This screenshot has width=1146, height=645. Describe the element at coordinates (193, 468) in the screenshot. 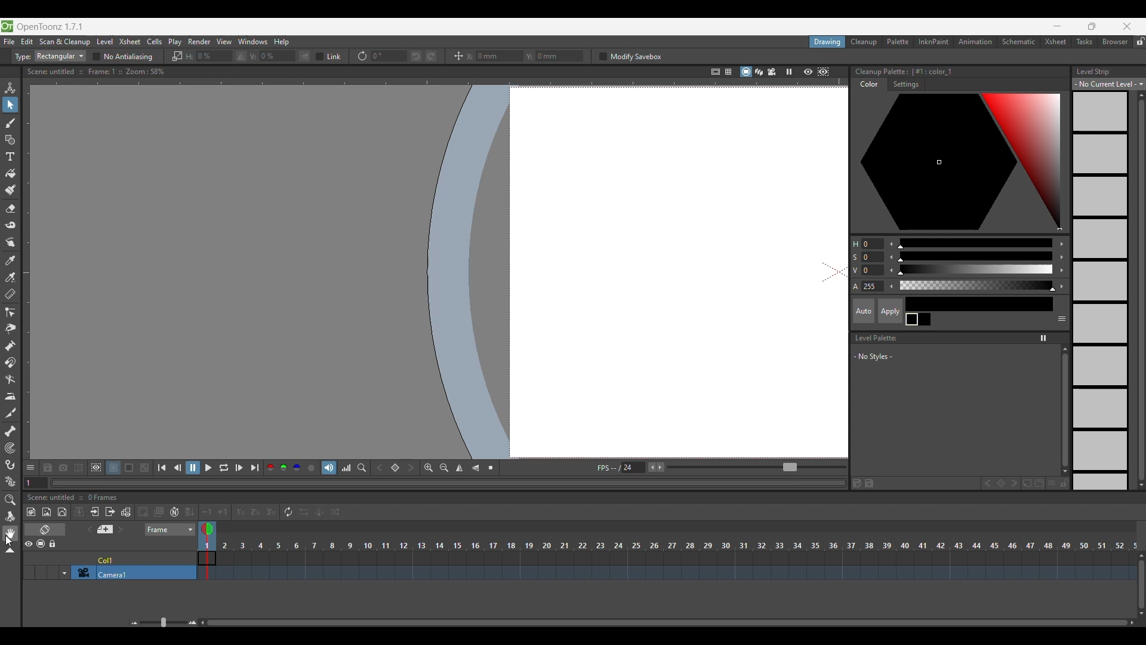

I see `Pause` at that location.